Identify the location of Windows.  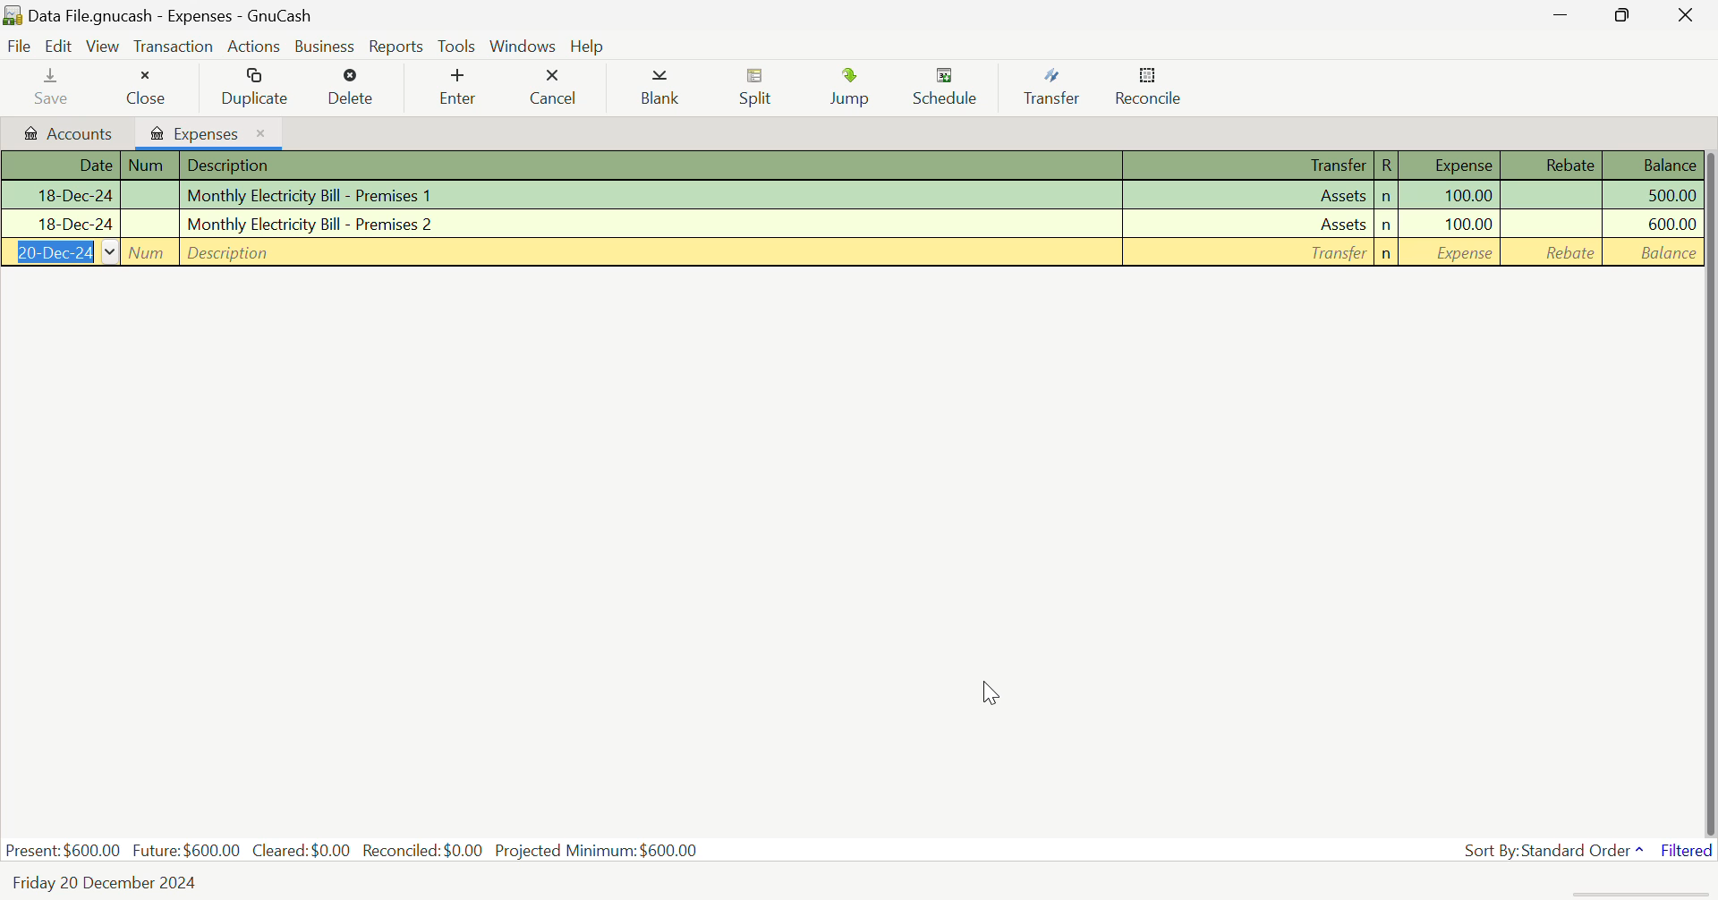
(524, 45).